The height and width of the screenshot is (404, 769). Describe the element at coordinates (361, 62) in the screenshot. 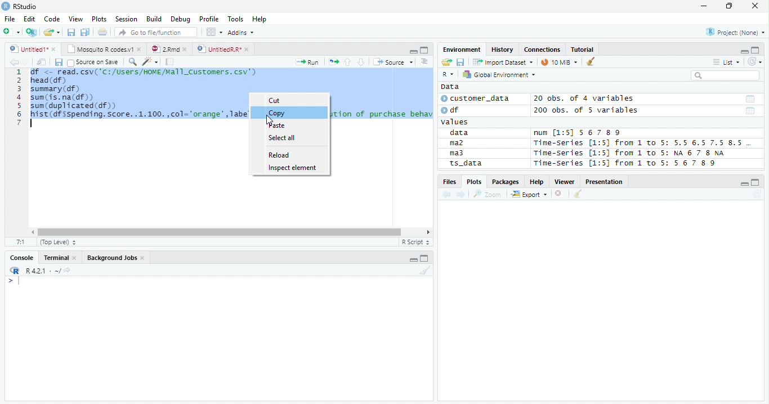

I see `Down` at that location.